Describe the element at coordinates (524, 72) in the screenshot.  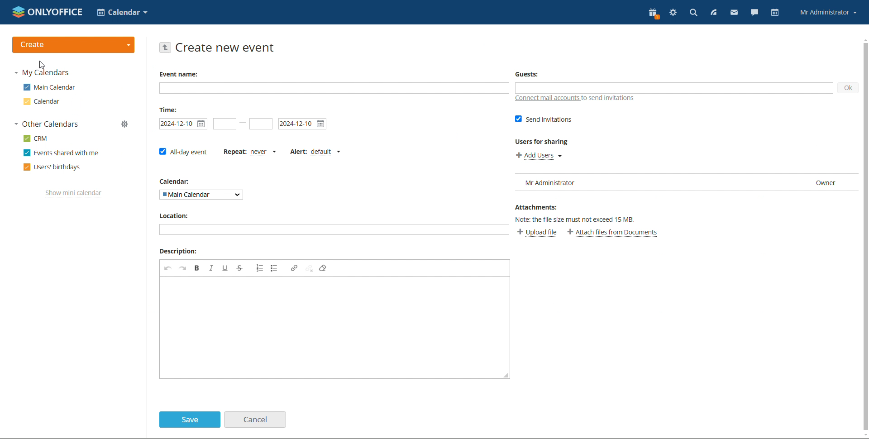
I see `Guests:` at that location.